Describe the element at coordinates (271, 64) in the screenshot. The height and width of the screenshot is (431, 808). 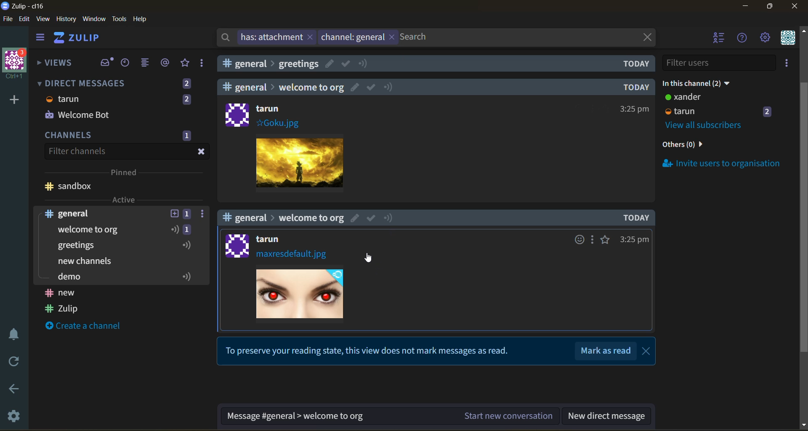
I see `# general>greetings` at that location.